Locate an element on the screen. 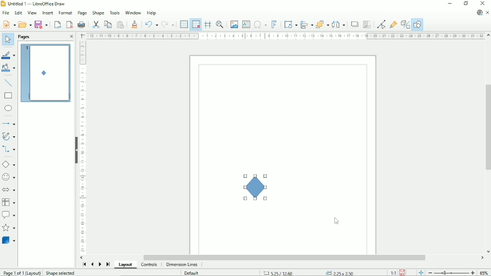 Image resolution: width=491 pixels, height=276 pixels. Rectangle is located at coordinates (9, 96).